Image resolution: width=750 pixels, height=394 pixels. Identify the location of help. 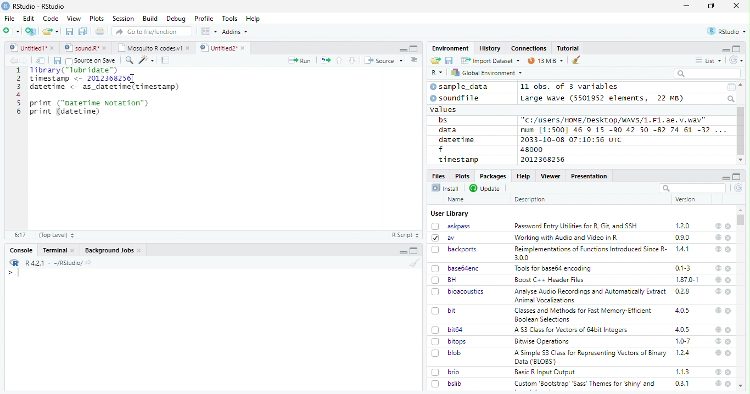
(718, 268).